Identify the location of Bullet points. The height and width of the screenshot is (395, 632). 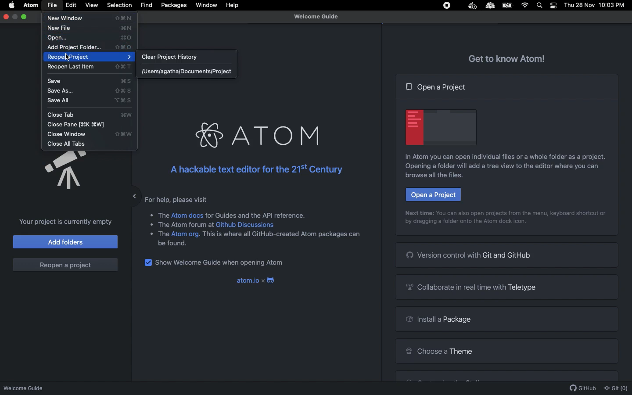
(151, 224).